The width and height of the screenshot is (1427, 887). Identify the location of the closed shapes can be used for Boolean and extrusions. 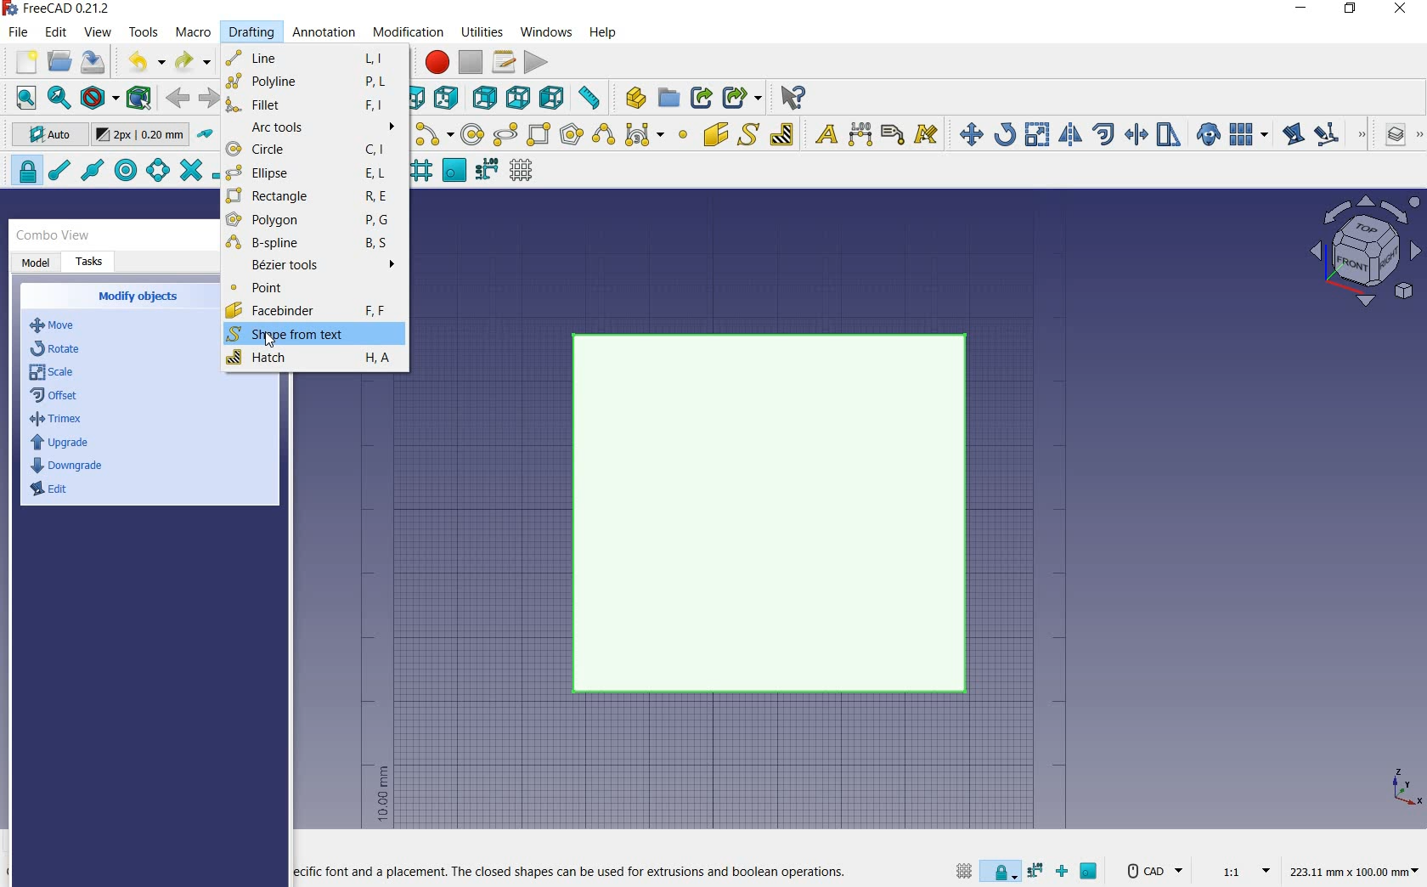
(572, 873).